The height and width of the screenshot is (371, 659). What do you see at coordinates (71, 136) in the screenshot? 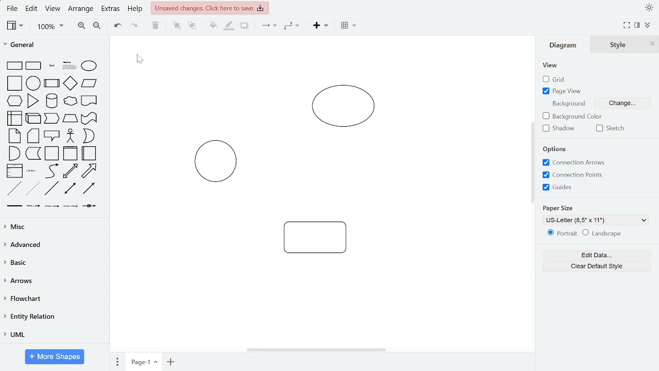
I see `actor` at bounding box center [71, 136].